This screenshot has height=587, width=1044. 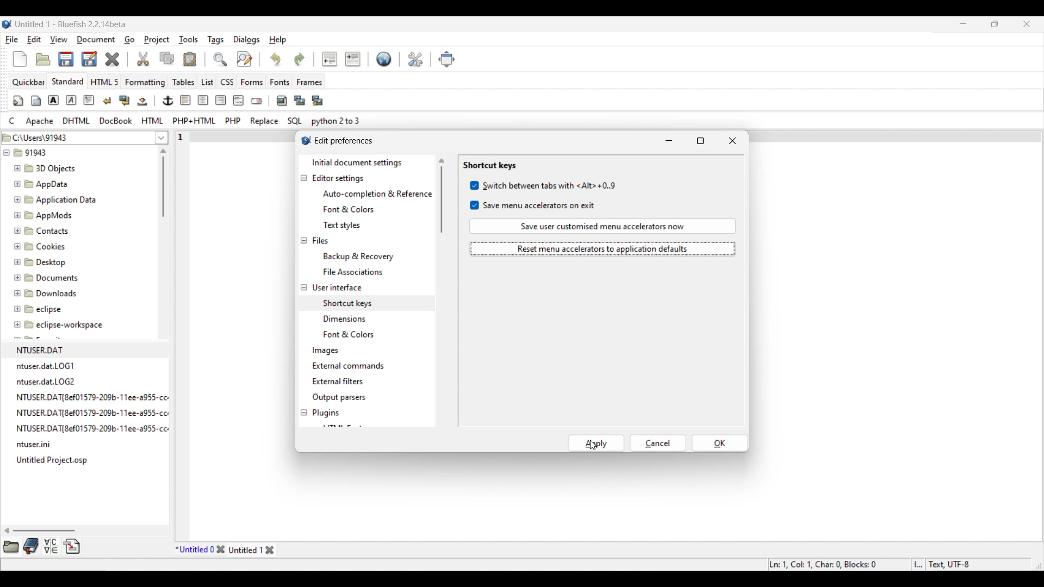 I want to click on eclipse-workspace, so click(x=59, y=327).